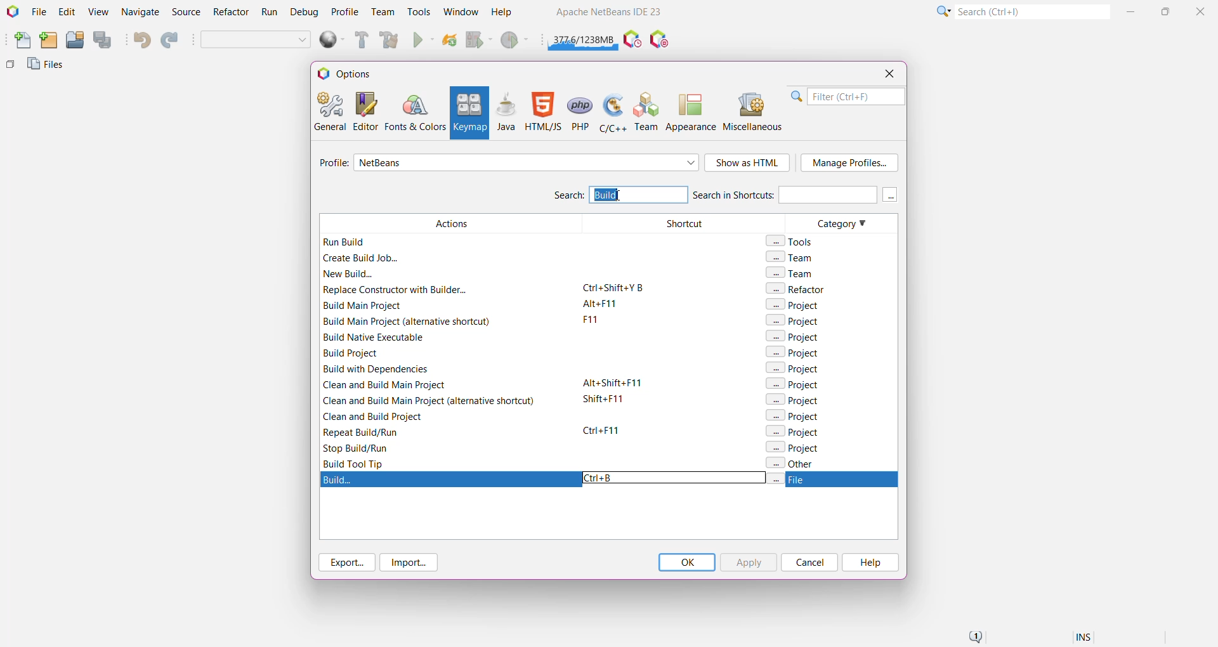 The image size is (1218, 647). What do you see at coordinates (363, 111) in the screenshot?
I see `Editor` at bounding box center [363, 111].